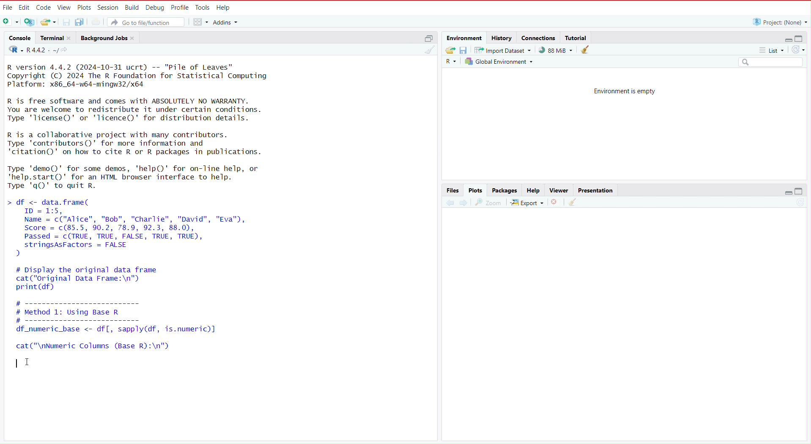 The height and width of the screenshot is (444, 811). I want to click on close, so click(71, 38).